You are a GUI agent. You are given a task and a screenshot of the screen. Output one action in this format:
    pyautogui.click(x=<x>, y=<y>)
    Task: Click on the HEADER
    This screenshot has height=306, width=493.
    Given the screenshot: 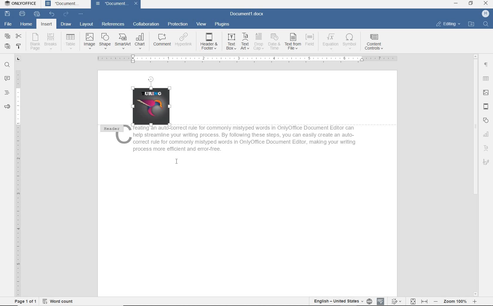 What is the action you would take?
    pyautogui.click(x=110, y=129)
    